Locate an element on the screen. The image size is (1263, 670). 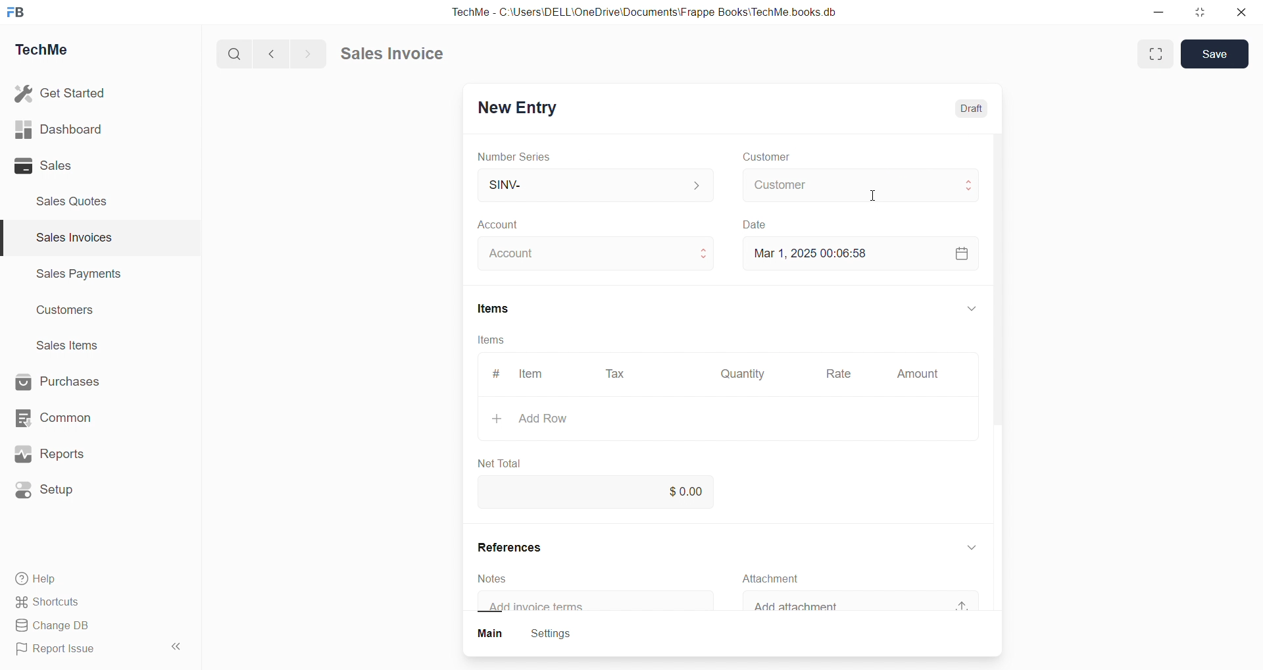
Tax is located at coordinates (618, 374).